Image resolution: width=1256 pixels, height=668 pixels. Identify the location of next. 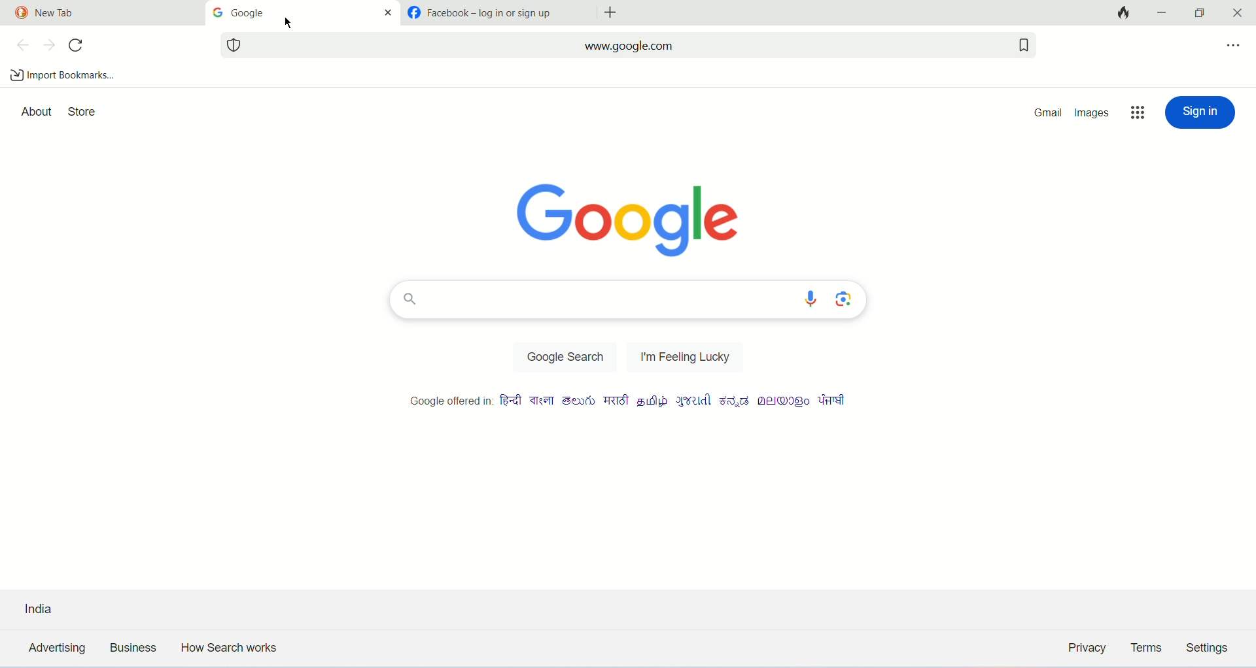
(49, 46).